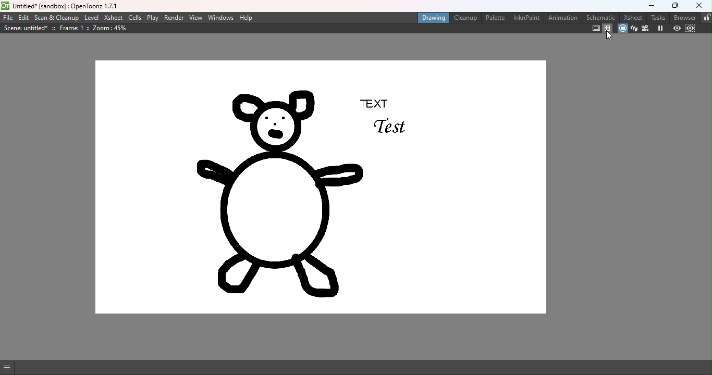 The image size is (712, 375). Describe the element at coordinates (250, 18) in the screenshot. I see `Help` at that location.